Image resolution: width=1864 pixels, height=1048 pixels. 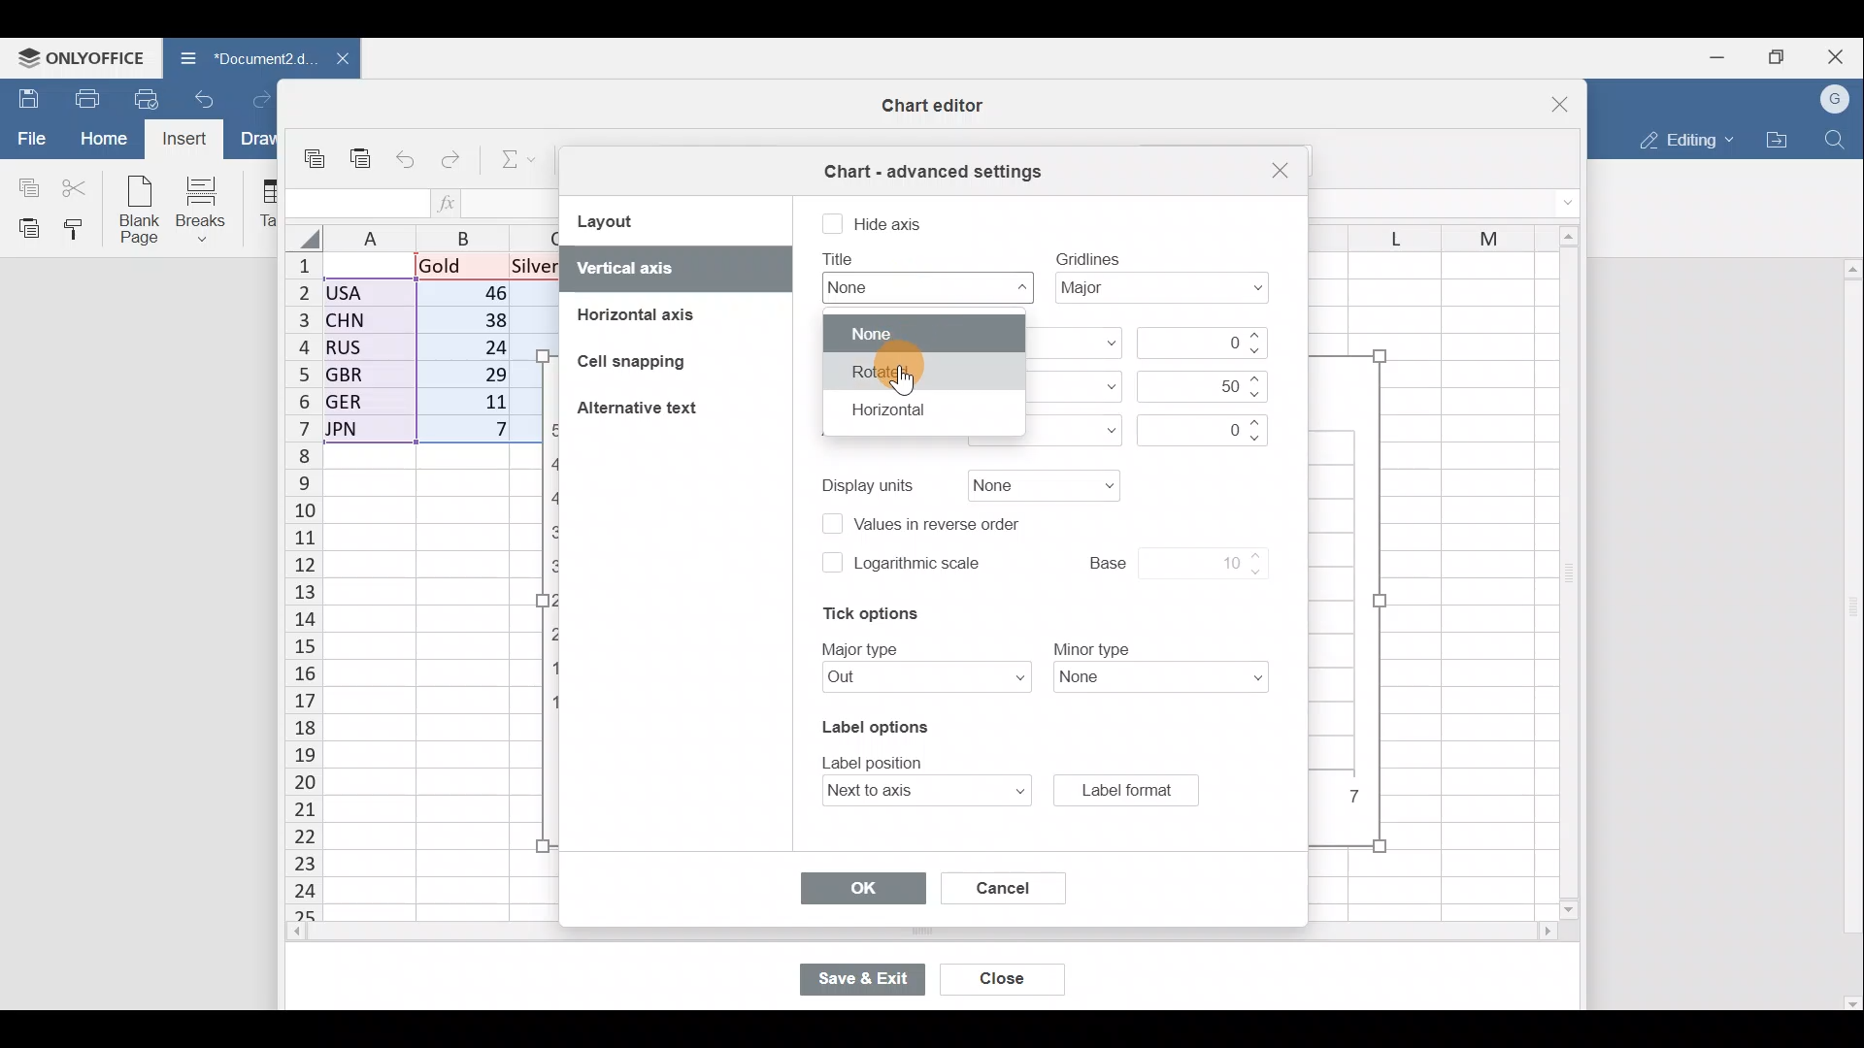 What do you see at coordinates (832, 225) in the screenshot?
I see `checkbox` at bounding box center [832, 225].